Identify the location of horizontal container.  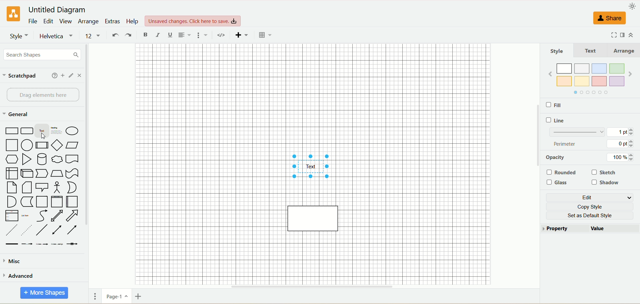
(71, 202).